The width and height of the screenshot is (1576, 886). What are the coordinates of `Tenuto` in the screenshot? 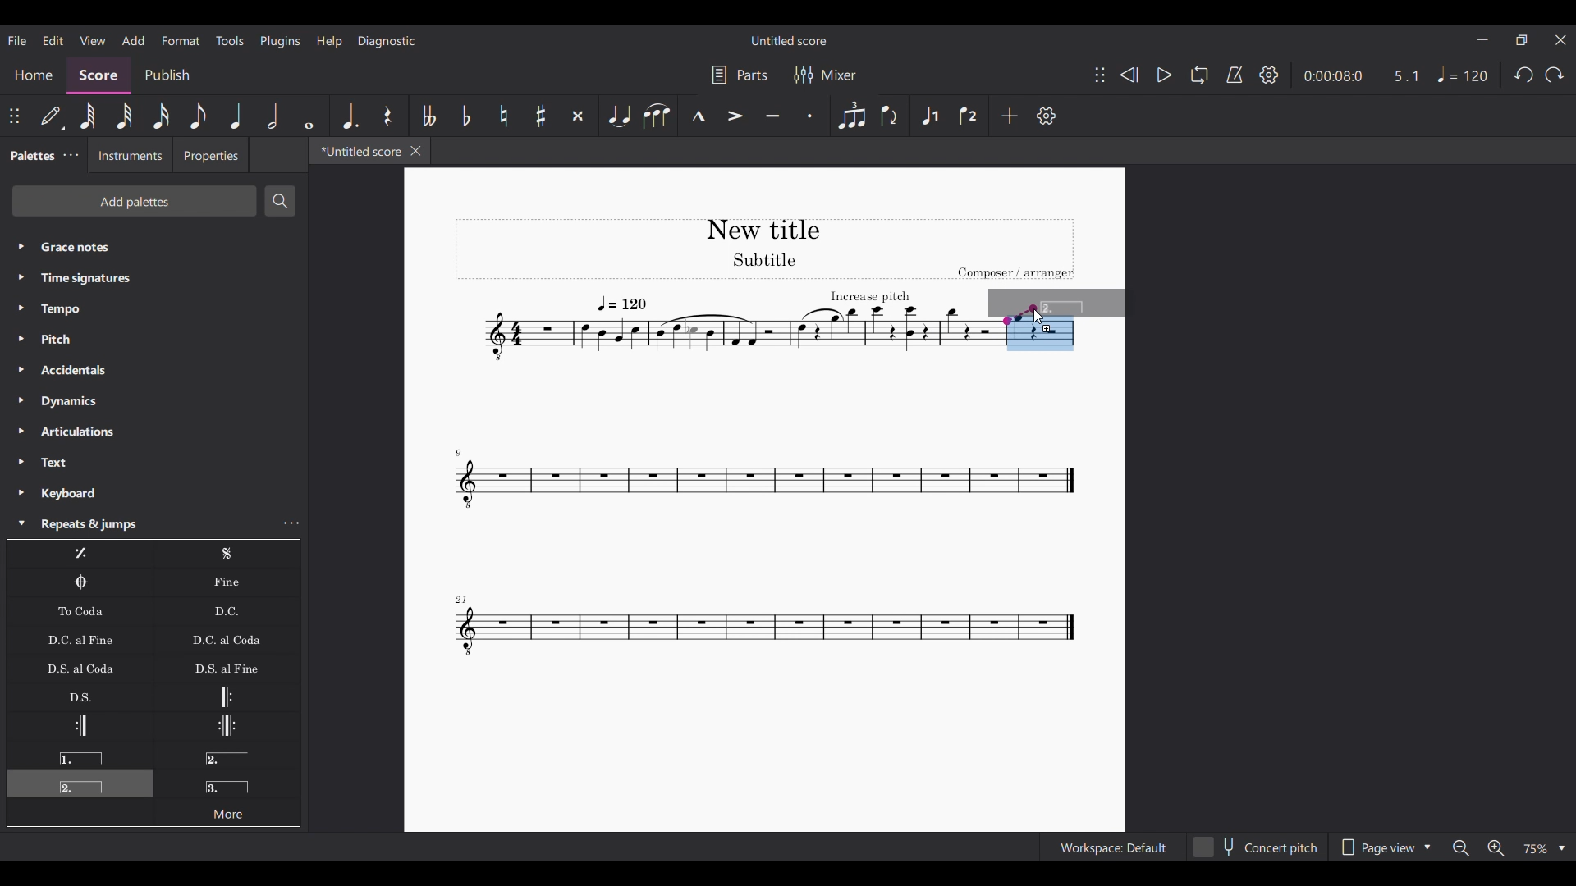 It's located at (773, 116).